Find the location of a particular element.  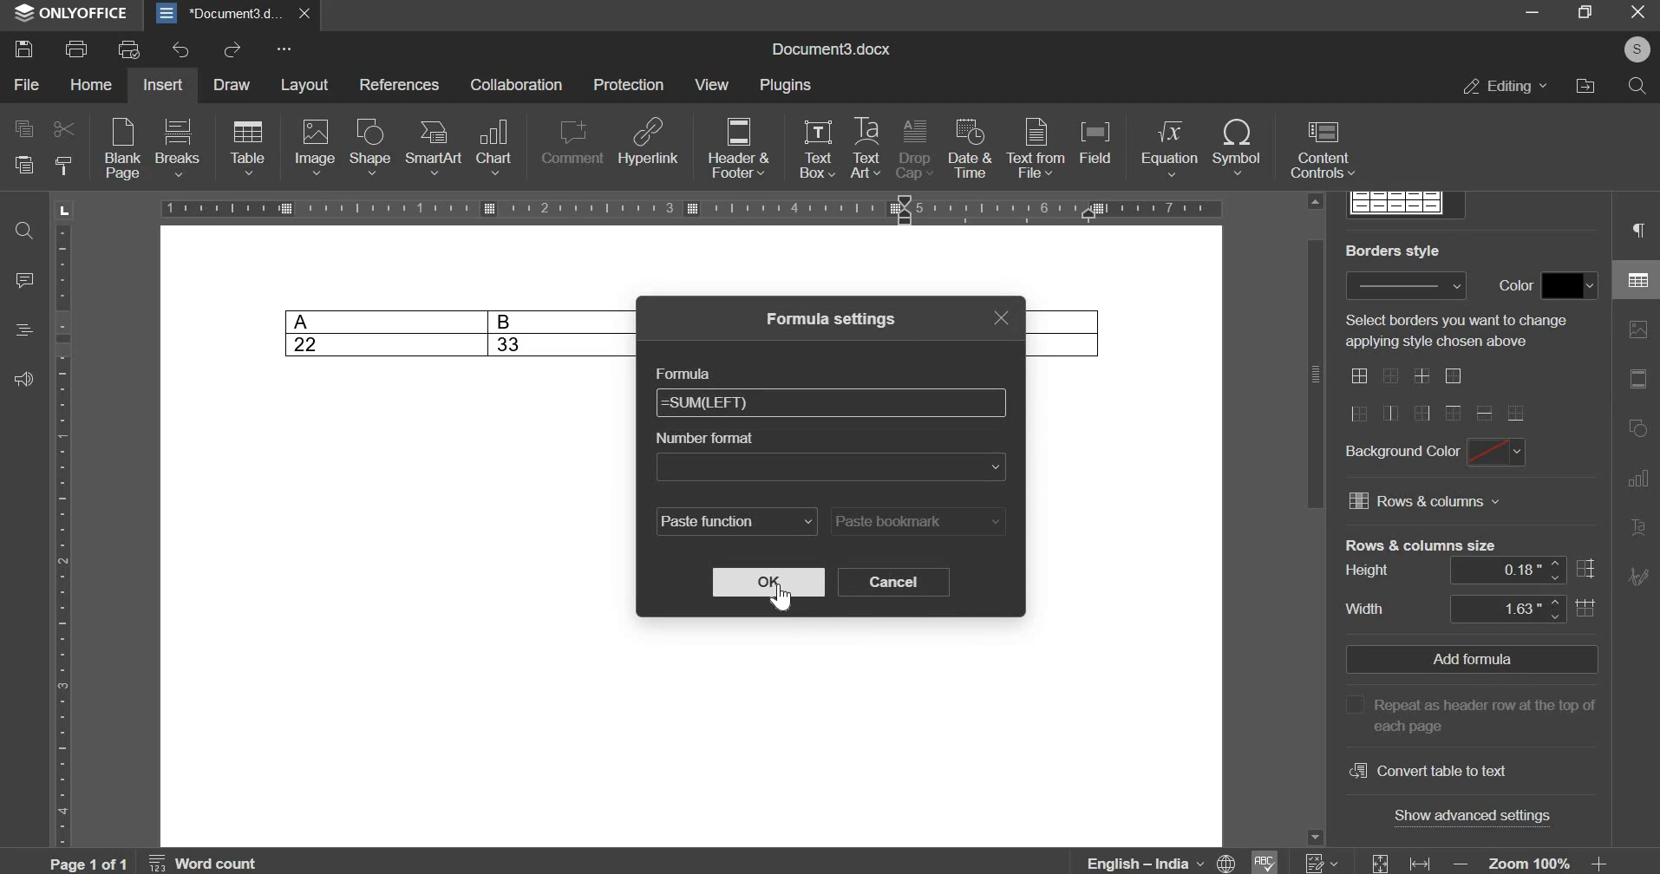

Zoom 100% is located at coordinates (1530, 862).